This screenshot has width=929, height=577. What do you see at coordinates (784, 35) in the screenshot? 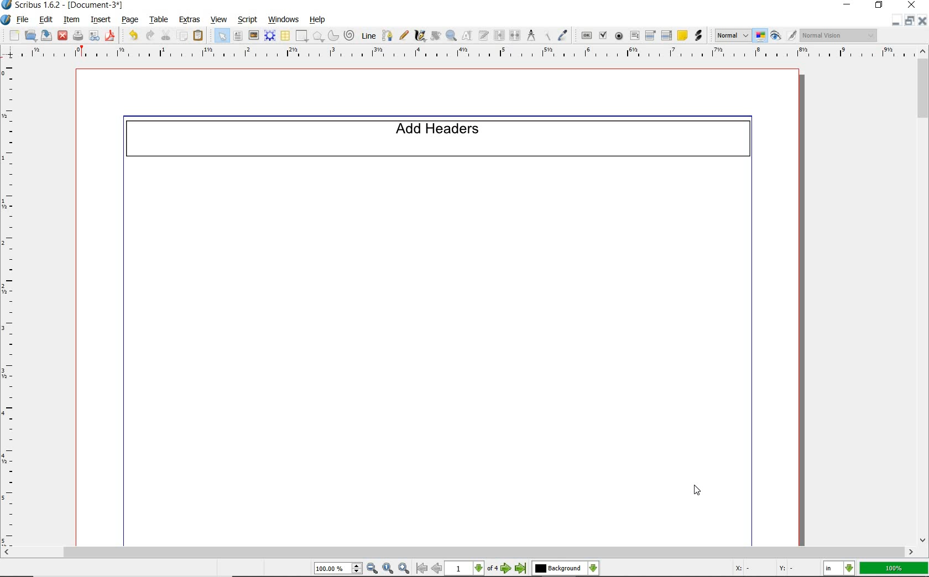
I see `preview mode` at bounding box center [784, 35].